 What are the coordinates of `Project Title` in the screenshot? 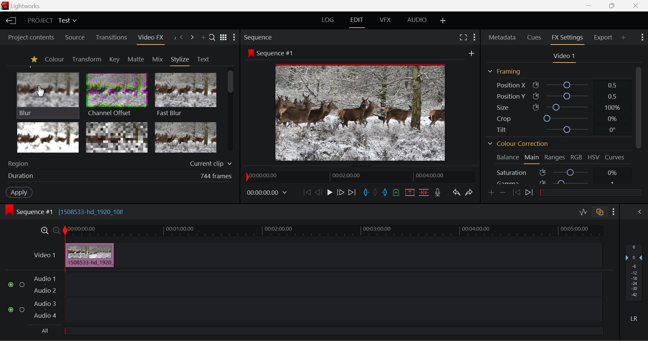 It's located at (51, 21).